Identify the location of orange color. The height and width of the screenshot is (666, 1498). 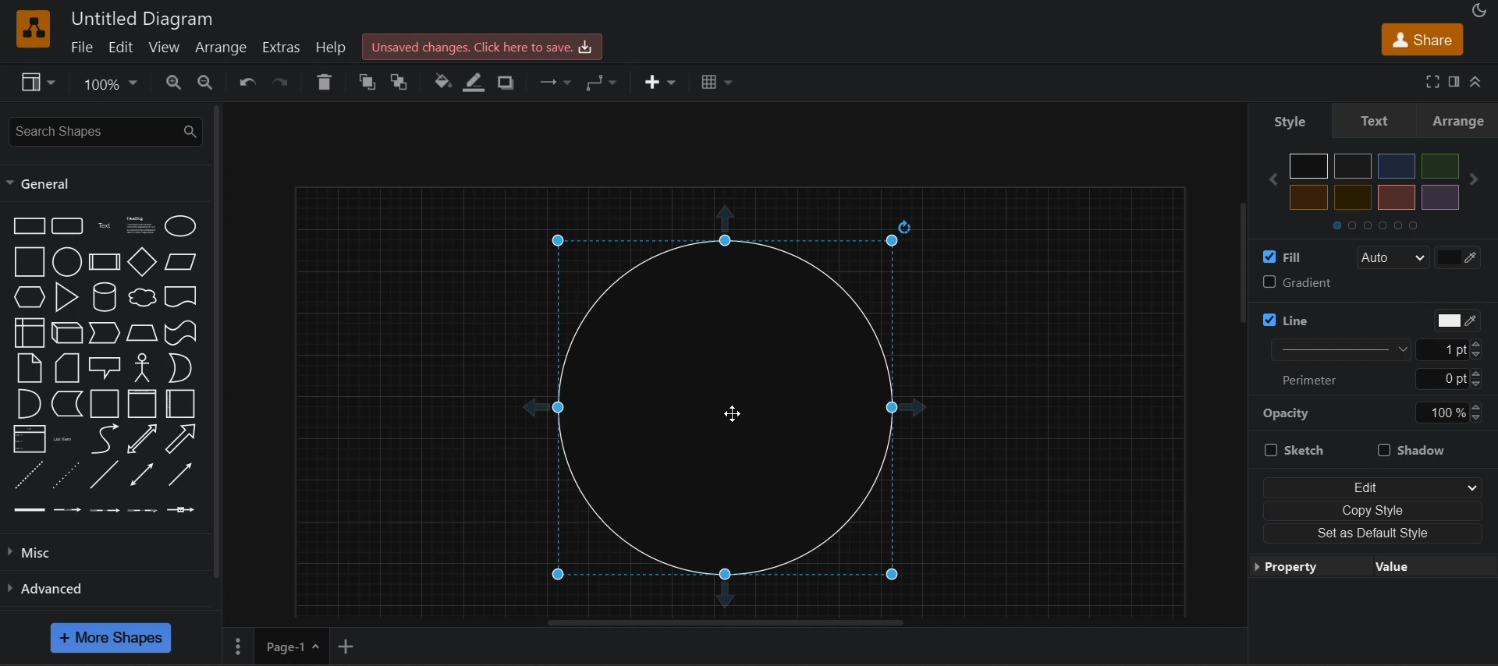
(1398, 198).